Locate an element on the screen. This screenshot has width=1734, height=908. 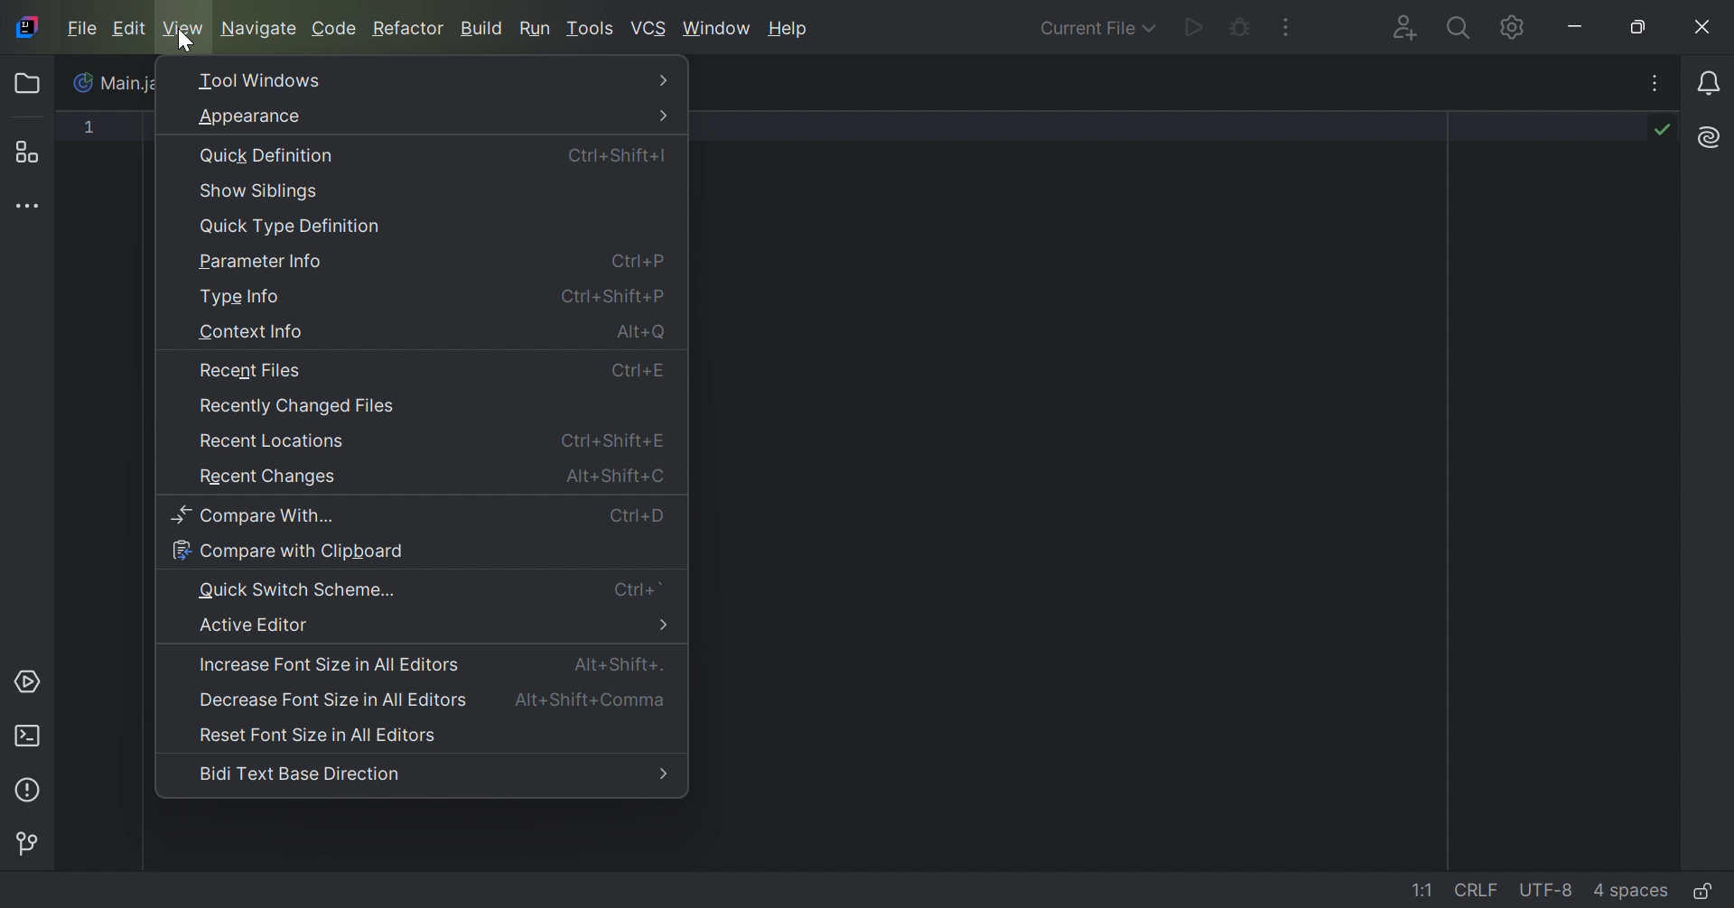
More is located at coordinates (664, 775).